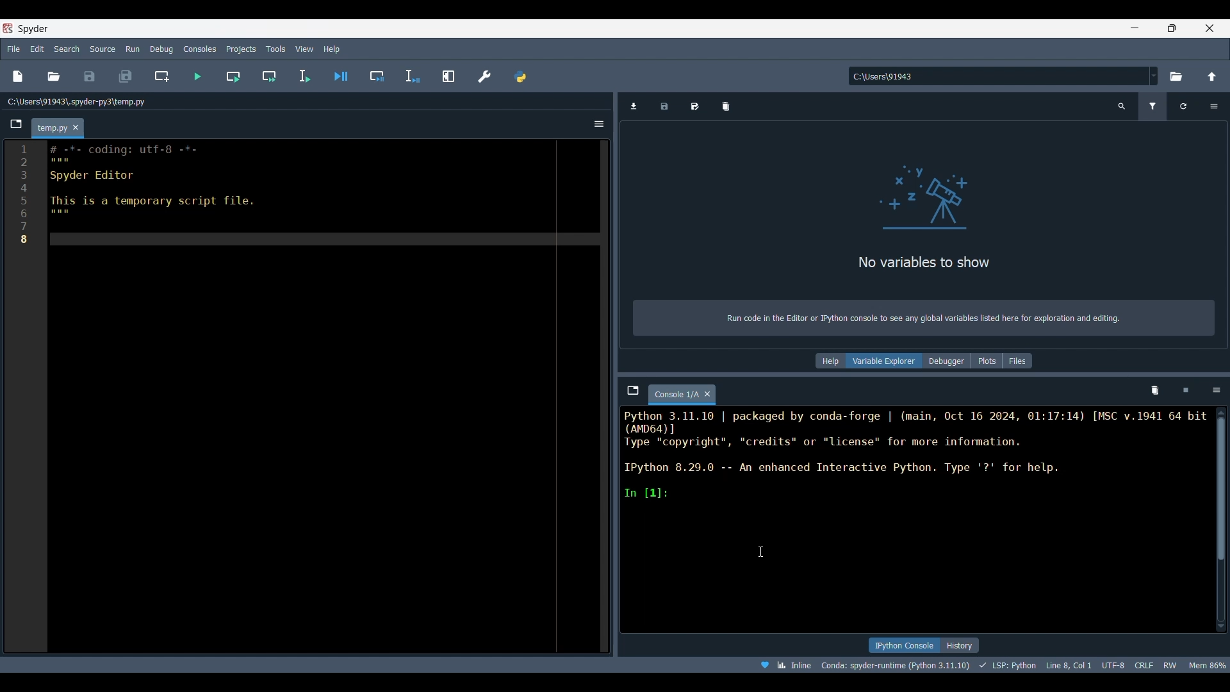  Describe the element at coordinates (1221, 486) in the screenshot. I see `scrollbar` at that location.